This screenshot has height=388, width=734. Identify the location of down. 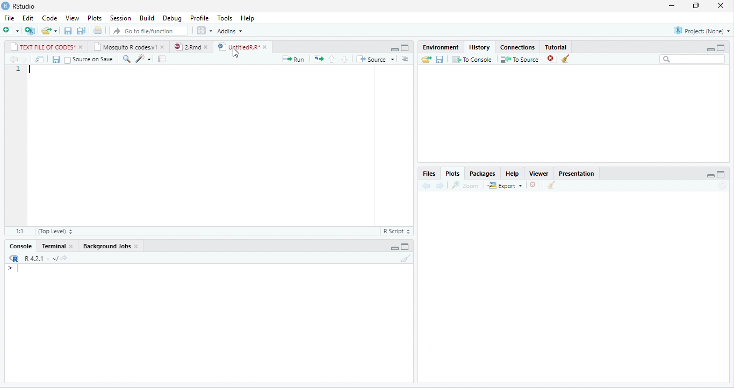
(407, 60).